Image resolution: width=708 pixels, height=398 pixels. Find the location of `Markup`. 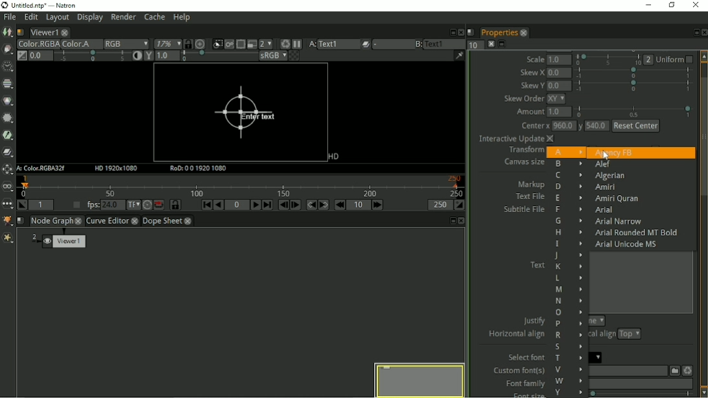

Markup is located at coordinates (532, 184).